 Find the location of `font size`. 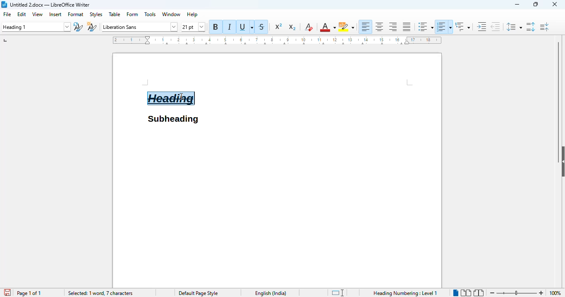

font size is located at coordinates (194, 27).